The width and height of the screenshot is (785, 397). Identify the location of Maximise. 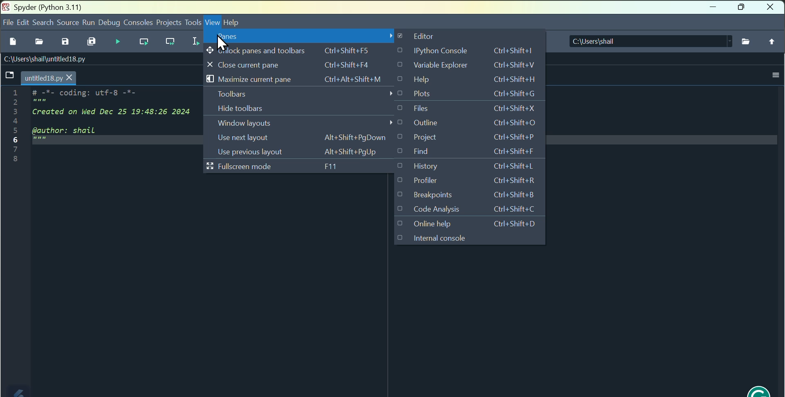
(742, 8).